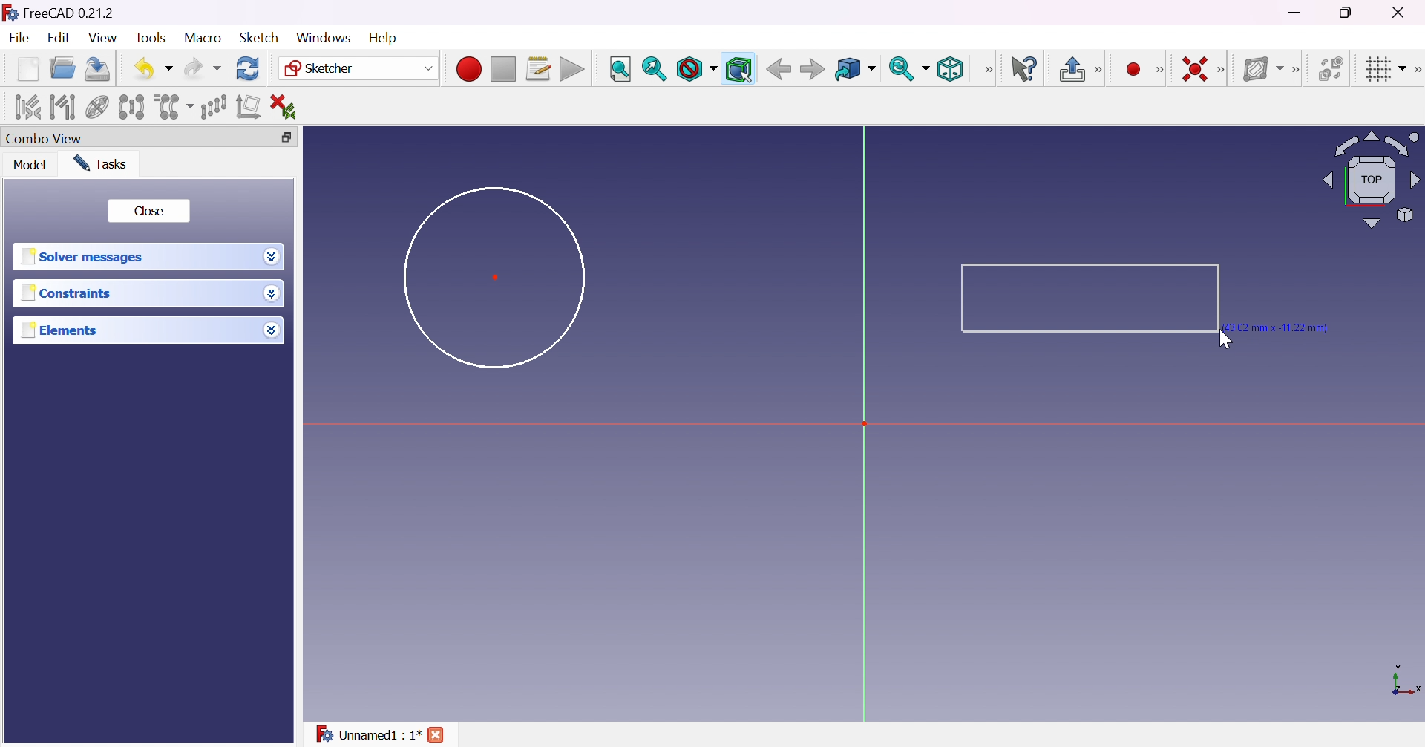 The height and width of the screenshot is (747, 1425). Describe the element at coordinates (989, 69) in the screenshot. I see `View` at that location.